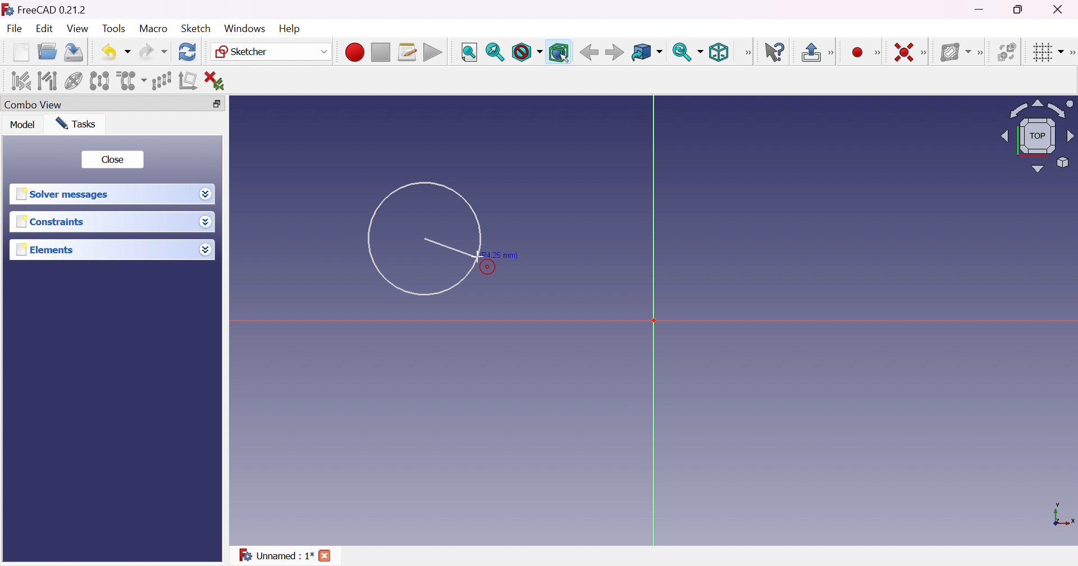 The width and height of the screenshot is (1078, 566). I want to click on Save, so click(72, 52).